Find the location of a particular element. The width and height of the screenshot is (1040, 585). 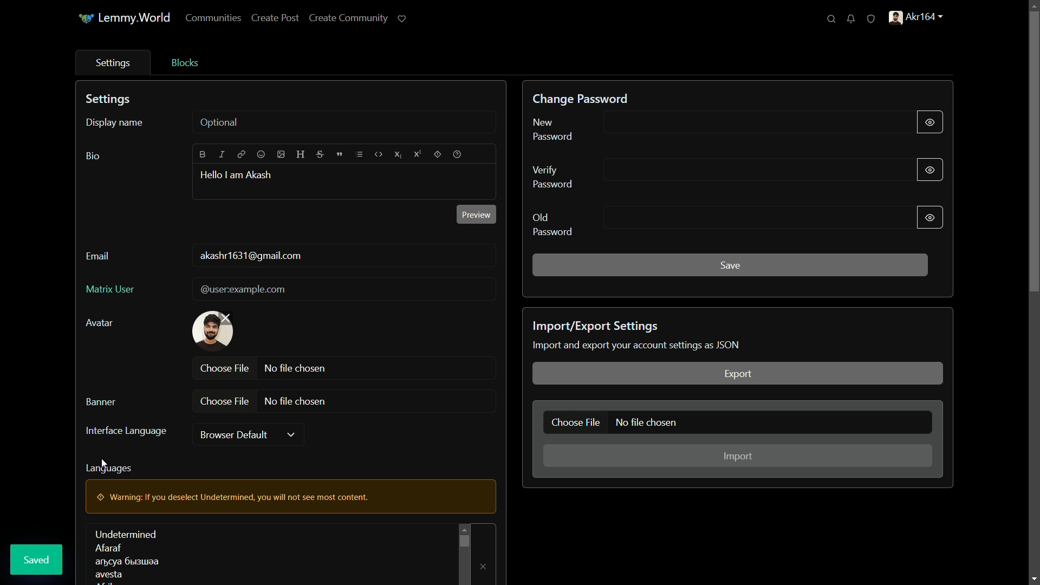

blocks tab is located at coordinates (185, 63).